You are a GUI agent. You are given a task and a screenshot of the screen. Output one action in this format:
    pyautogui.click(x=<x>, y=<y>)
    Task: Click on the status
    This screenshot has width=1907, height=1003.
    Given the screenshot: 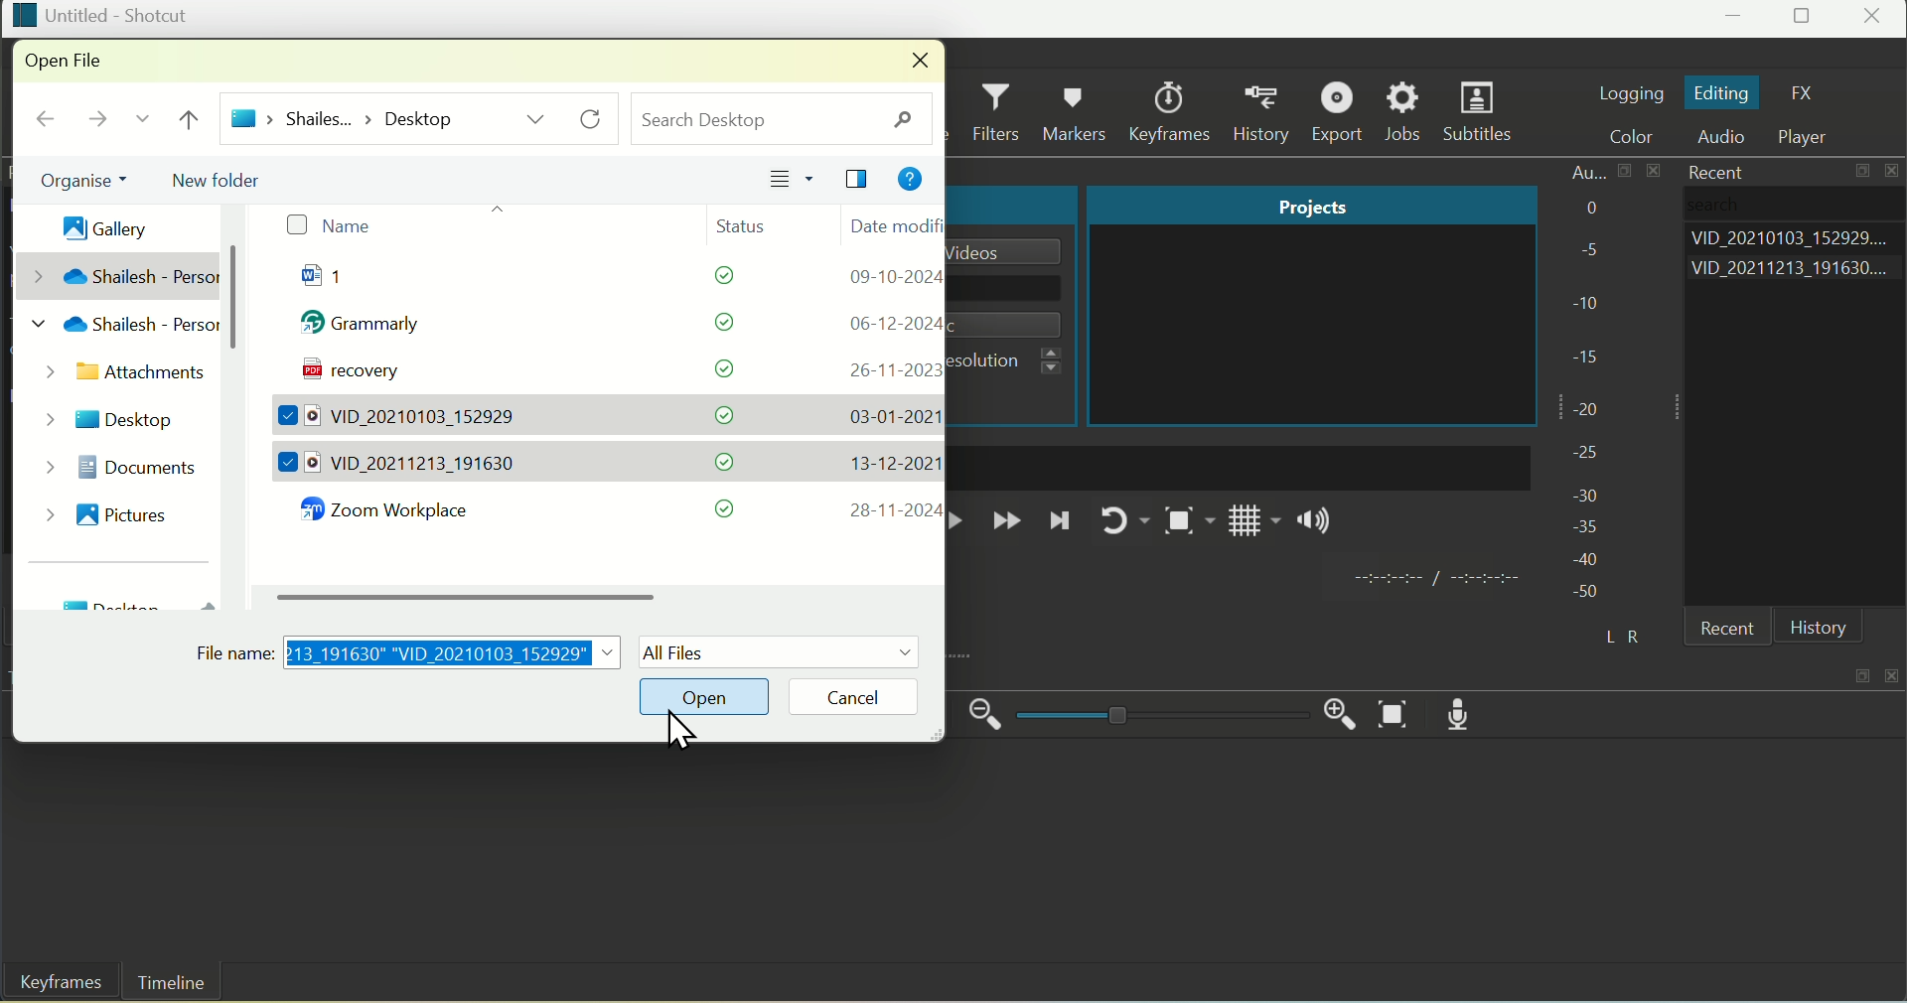 What is the action you would take?
    pyautogui.click(x=726, y=462)
    